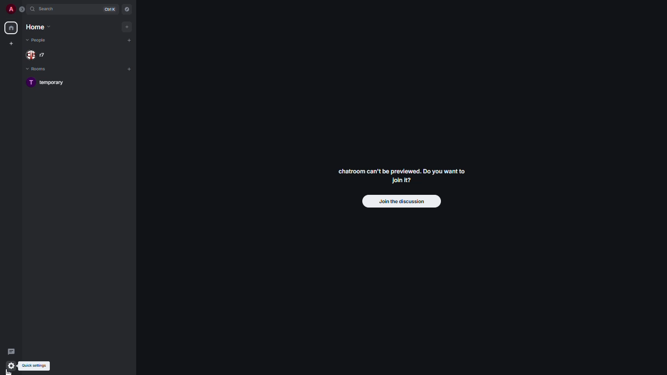 The image size is (667, 375). Describe the element at coordinates (399, 202) in the screenshot. I see `join the discussion` at that location.